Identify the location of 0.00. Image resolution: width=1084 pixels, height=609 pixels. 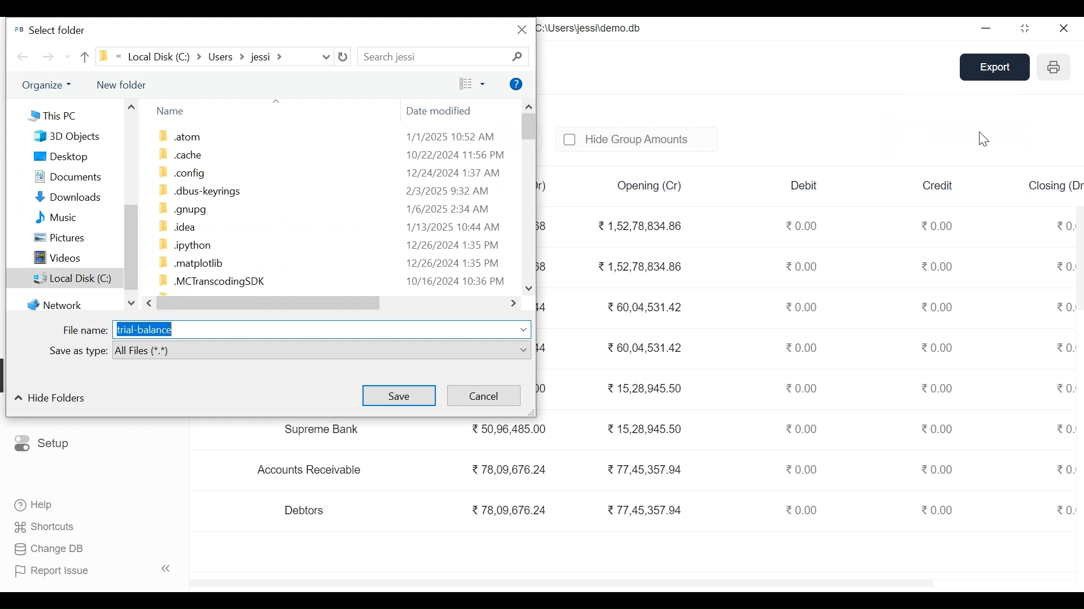
(803, 427).